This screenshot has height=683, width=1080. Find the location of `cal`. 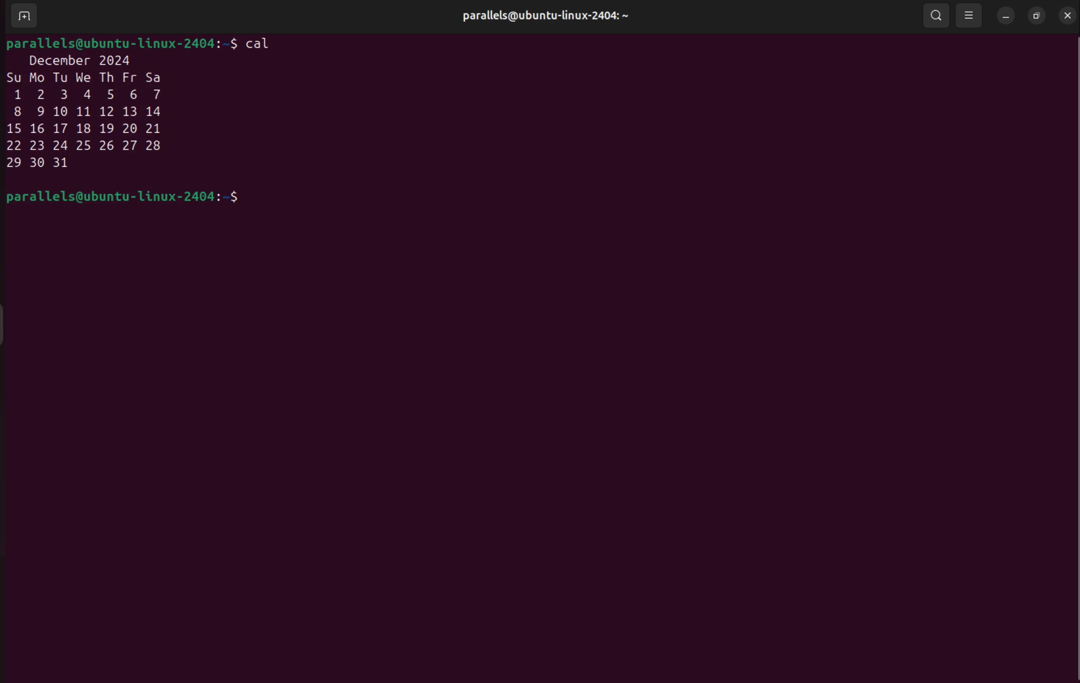

cal is located at coordinates (261, 44).